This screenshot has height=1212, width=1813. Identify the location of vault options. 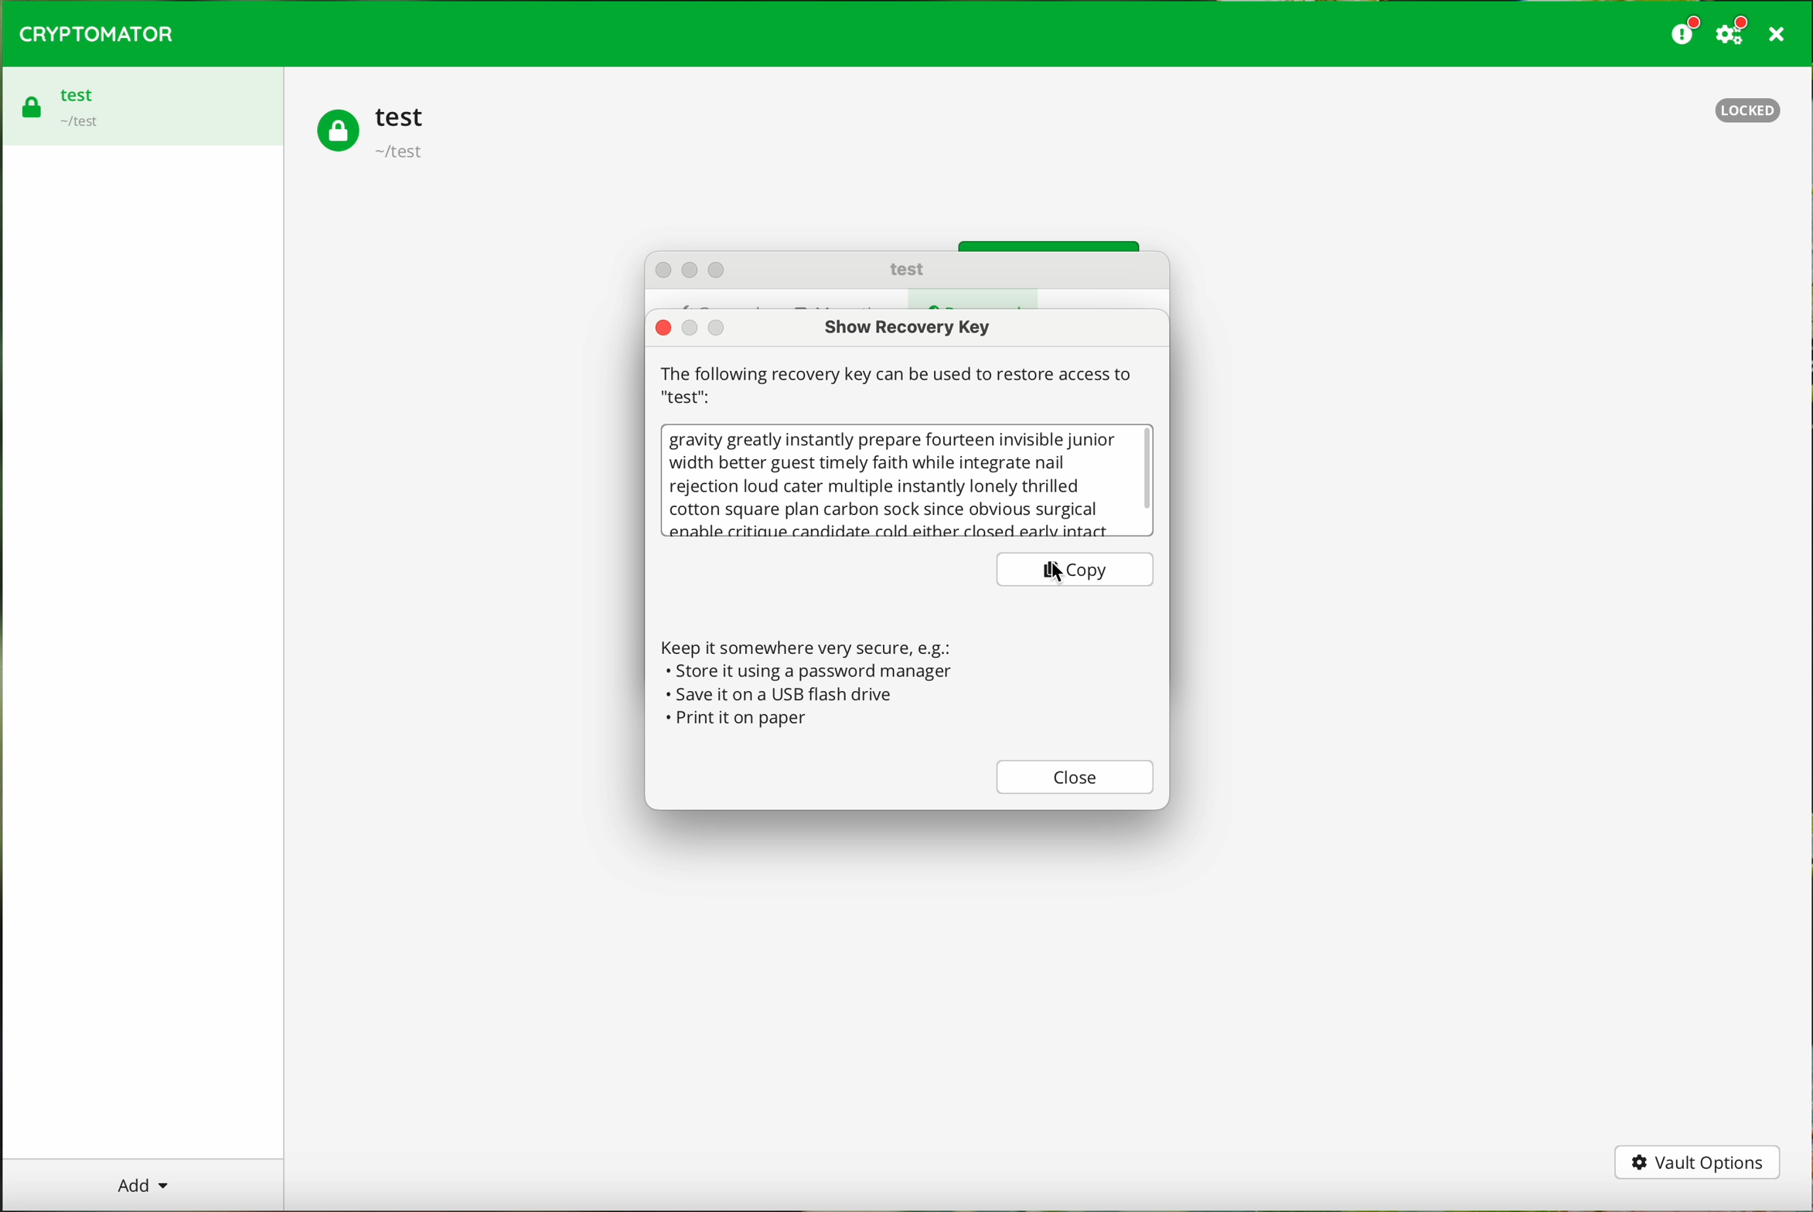
(1698, 1164).